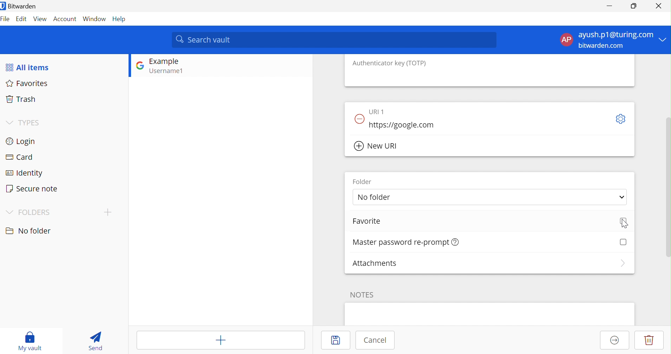 The width and height of the screenshot is (671, 354). What do you see at coordinates (614, 341) in the screenshot?
I see `Move to organization` at bounding box center [614, 341].